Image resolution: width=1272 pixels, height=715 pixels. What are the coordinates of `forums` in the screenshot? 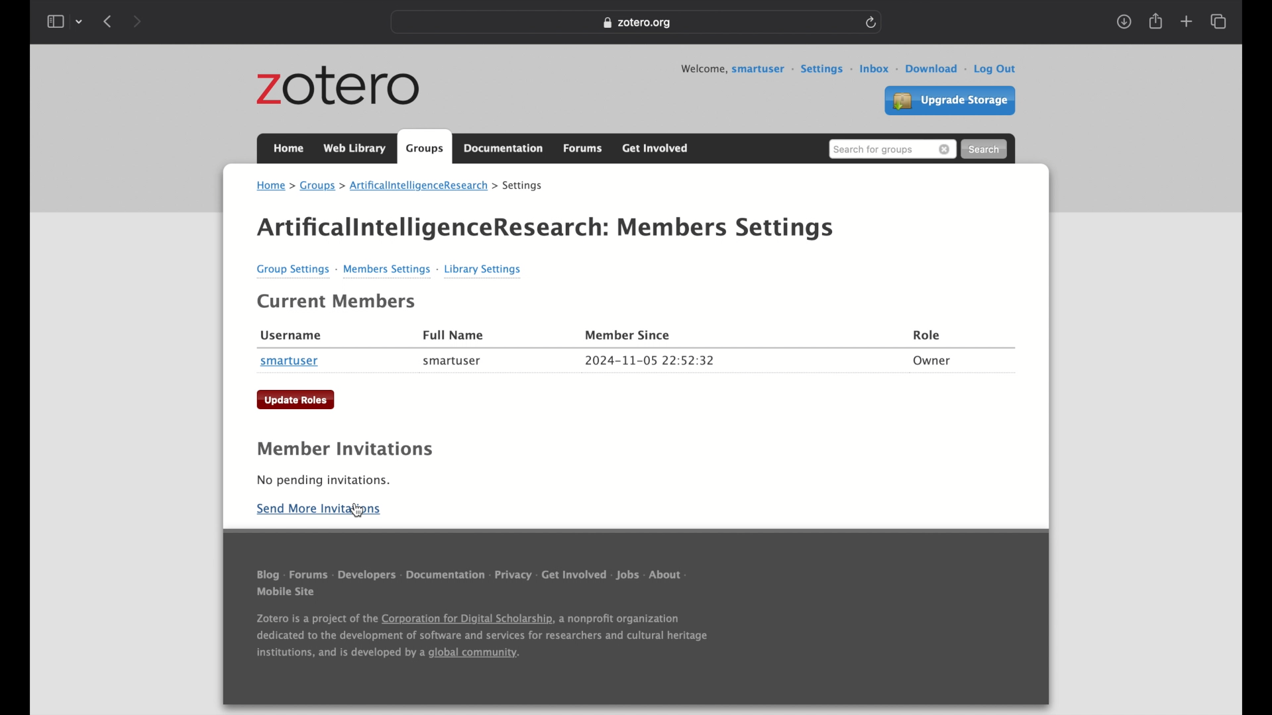 It's located at (310, 574).